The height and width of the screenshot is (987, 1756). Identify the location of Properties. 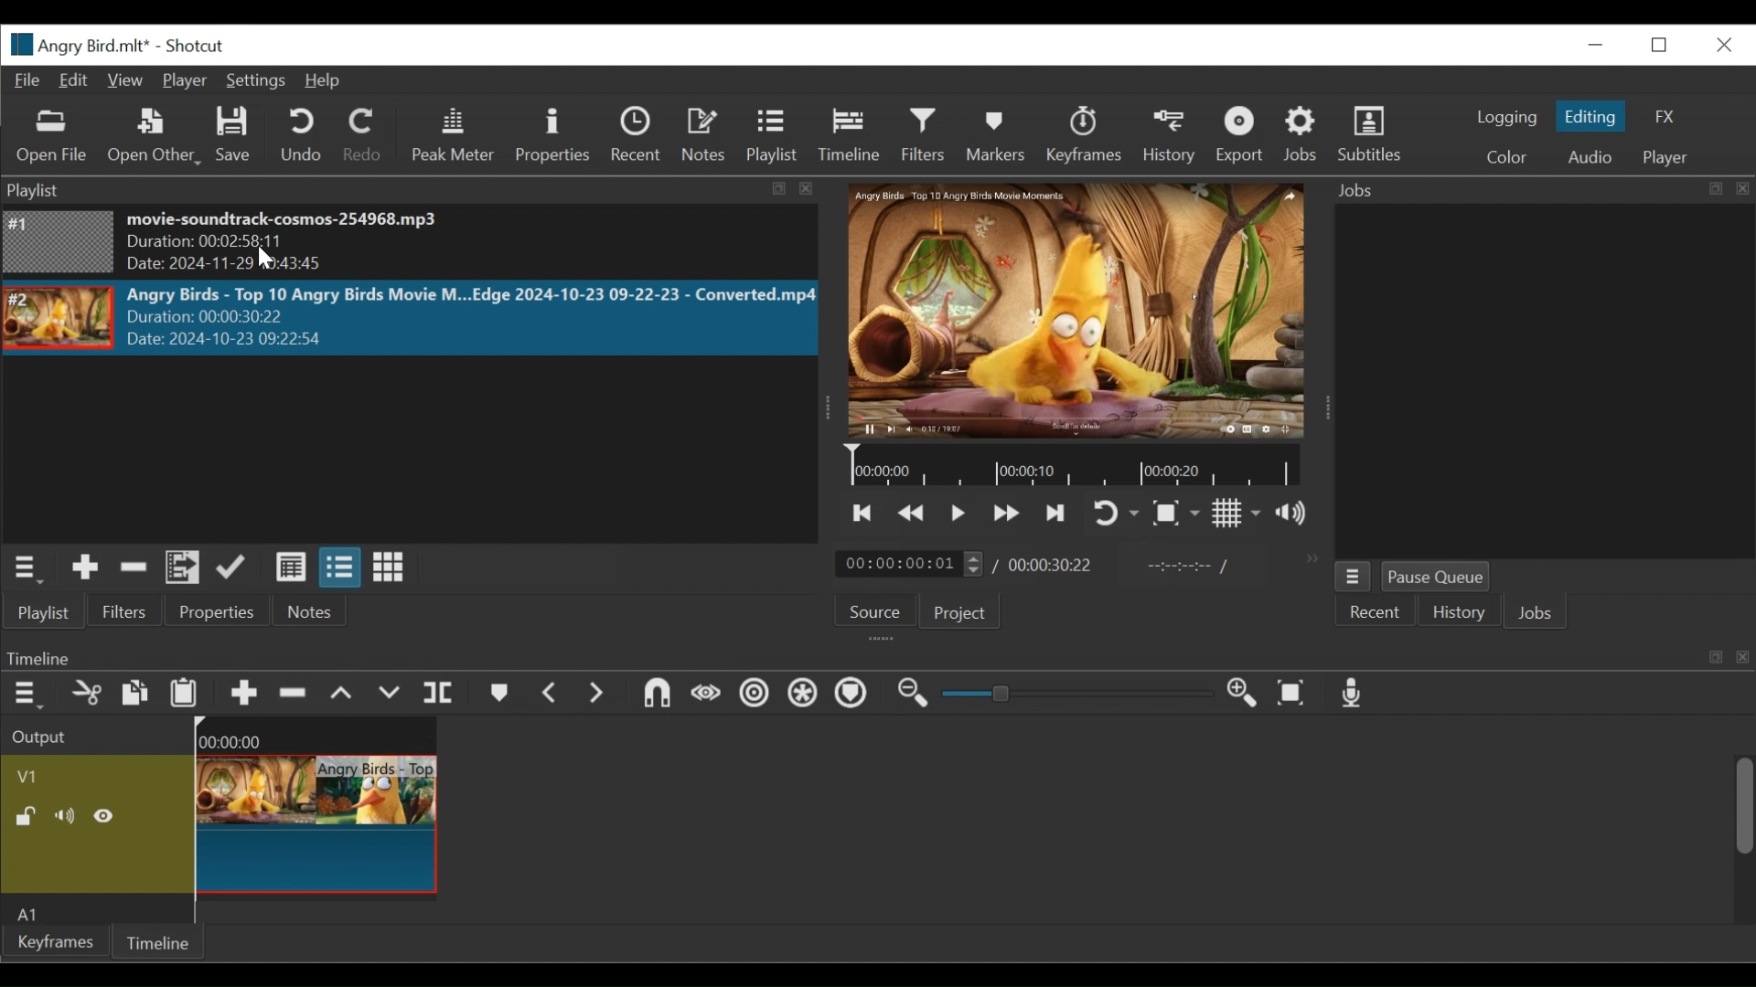
(552, 134).